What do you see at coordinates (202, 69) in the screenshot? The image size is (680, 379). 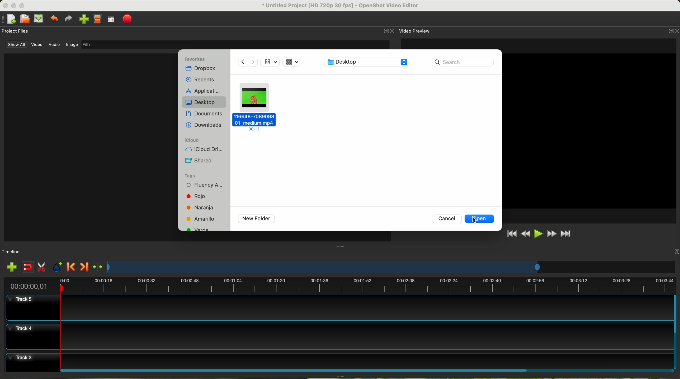 I see `dropbox` at bounding box center [202, 69].